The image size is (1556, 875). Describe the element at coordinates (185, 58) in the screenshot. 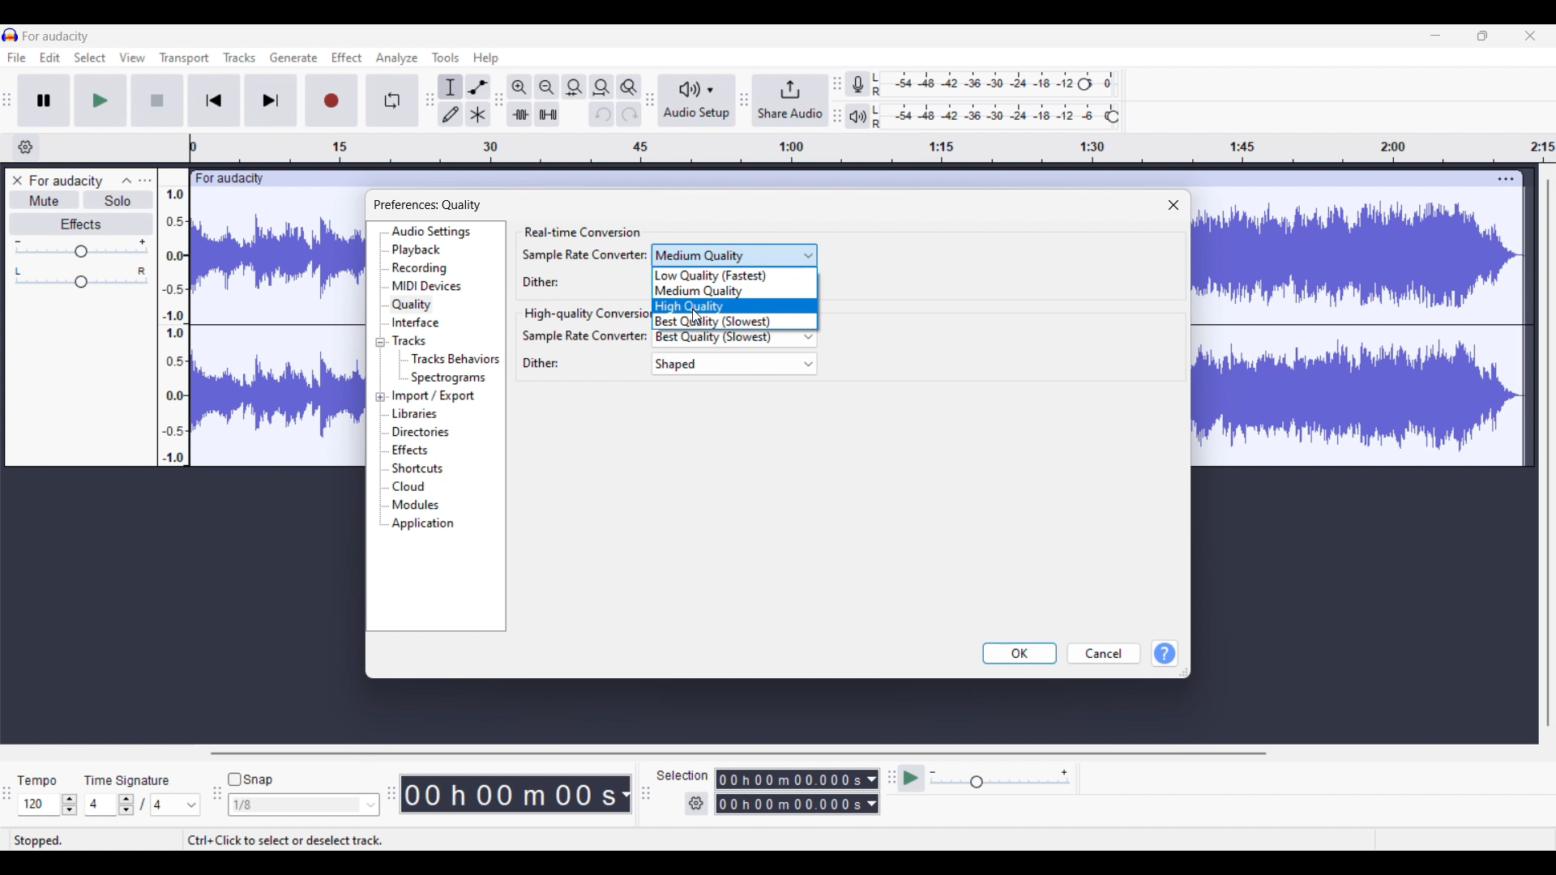

I see `Transport menu` at that location.